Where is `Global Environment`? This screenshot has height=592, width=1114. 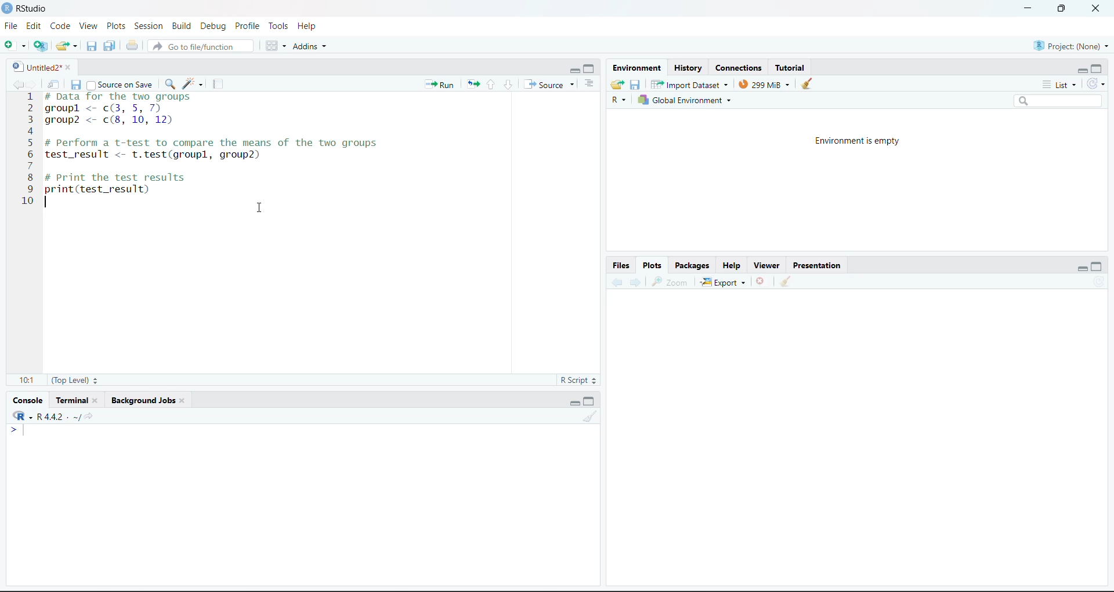 Global Environment is located at coordinates (683, 100).